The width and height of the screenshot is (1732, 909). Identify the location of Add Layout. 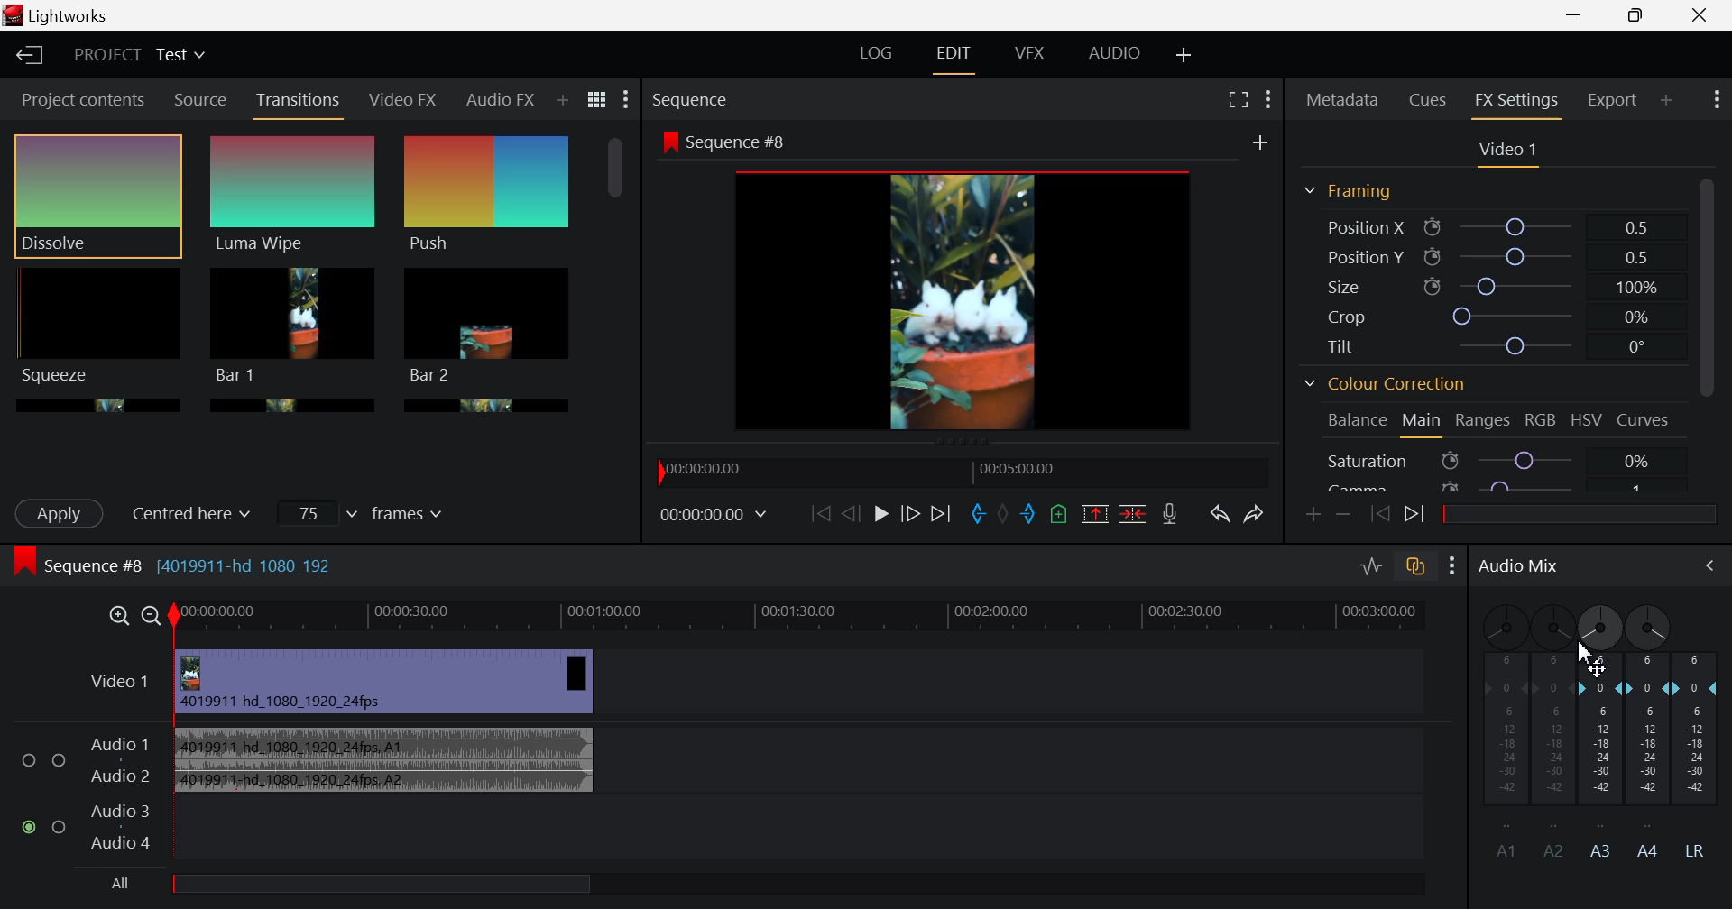
(1182, 54).